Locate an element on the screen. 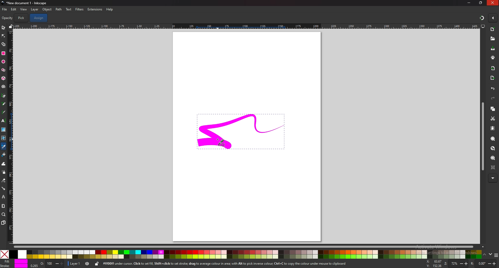  spray is located at coordinates (3, 172).